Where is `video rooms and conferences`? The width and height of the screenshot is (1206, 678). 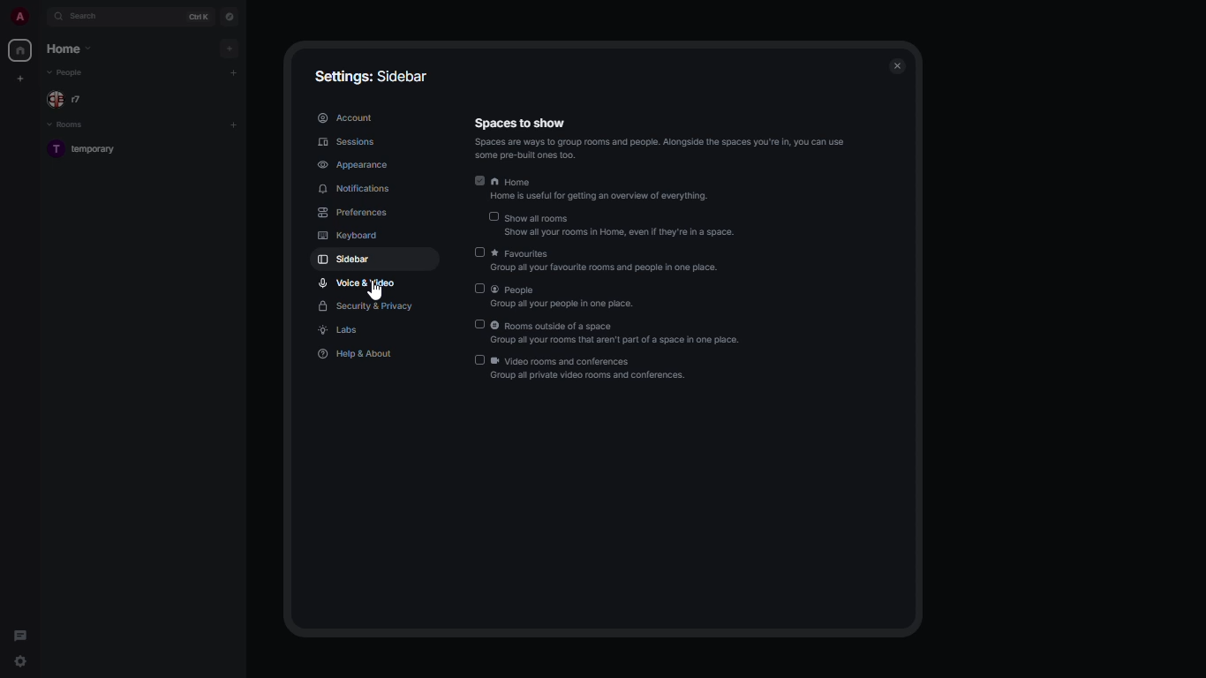
video rooms and conferences is located at coordinates (593, 370).